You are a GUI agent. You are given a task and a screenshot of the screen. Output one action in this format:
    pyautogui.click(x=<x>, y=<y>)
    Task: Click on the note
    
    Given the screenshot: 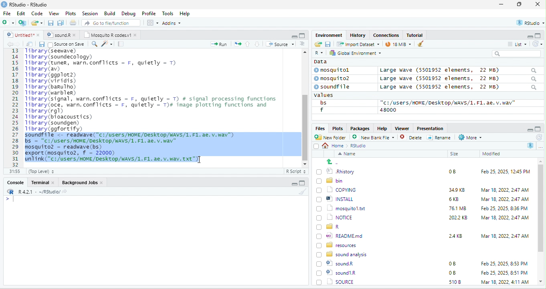 What is the action you would take?
    pyautogui.click(x=121, y=44)
    